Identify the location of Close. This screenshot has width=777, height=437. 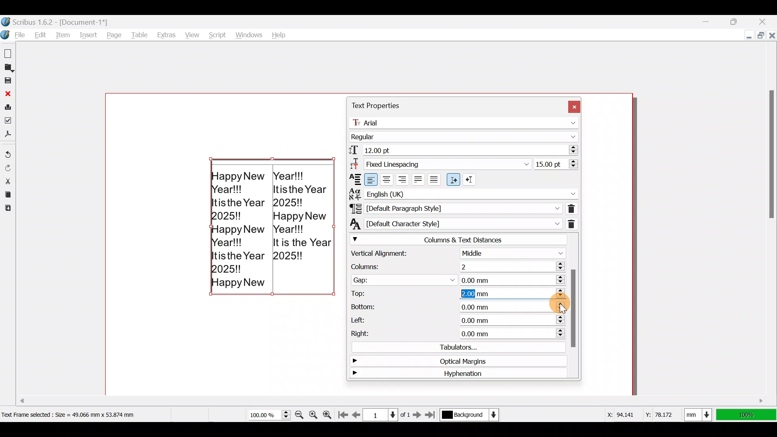
(768, 19).